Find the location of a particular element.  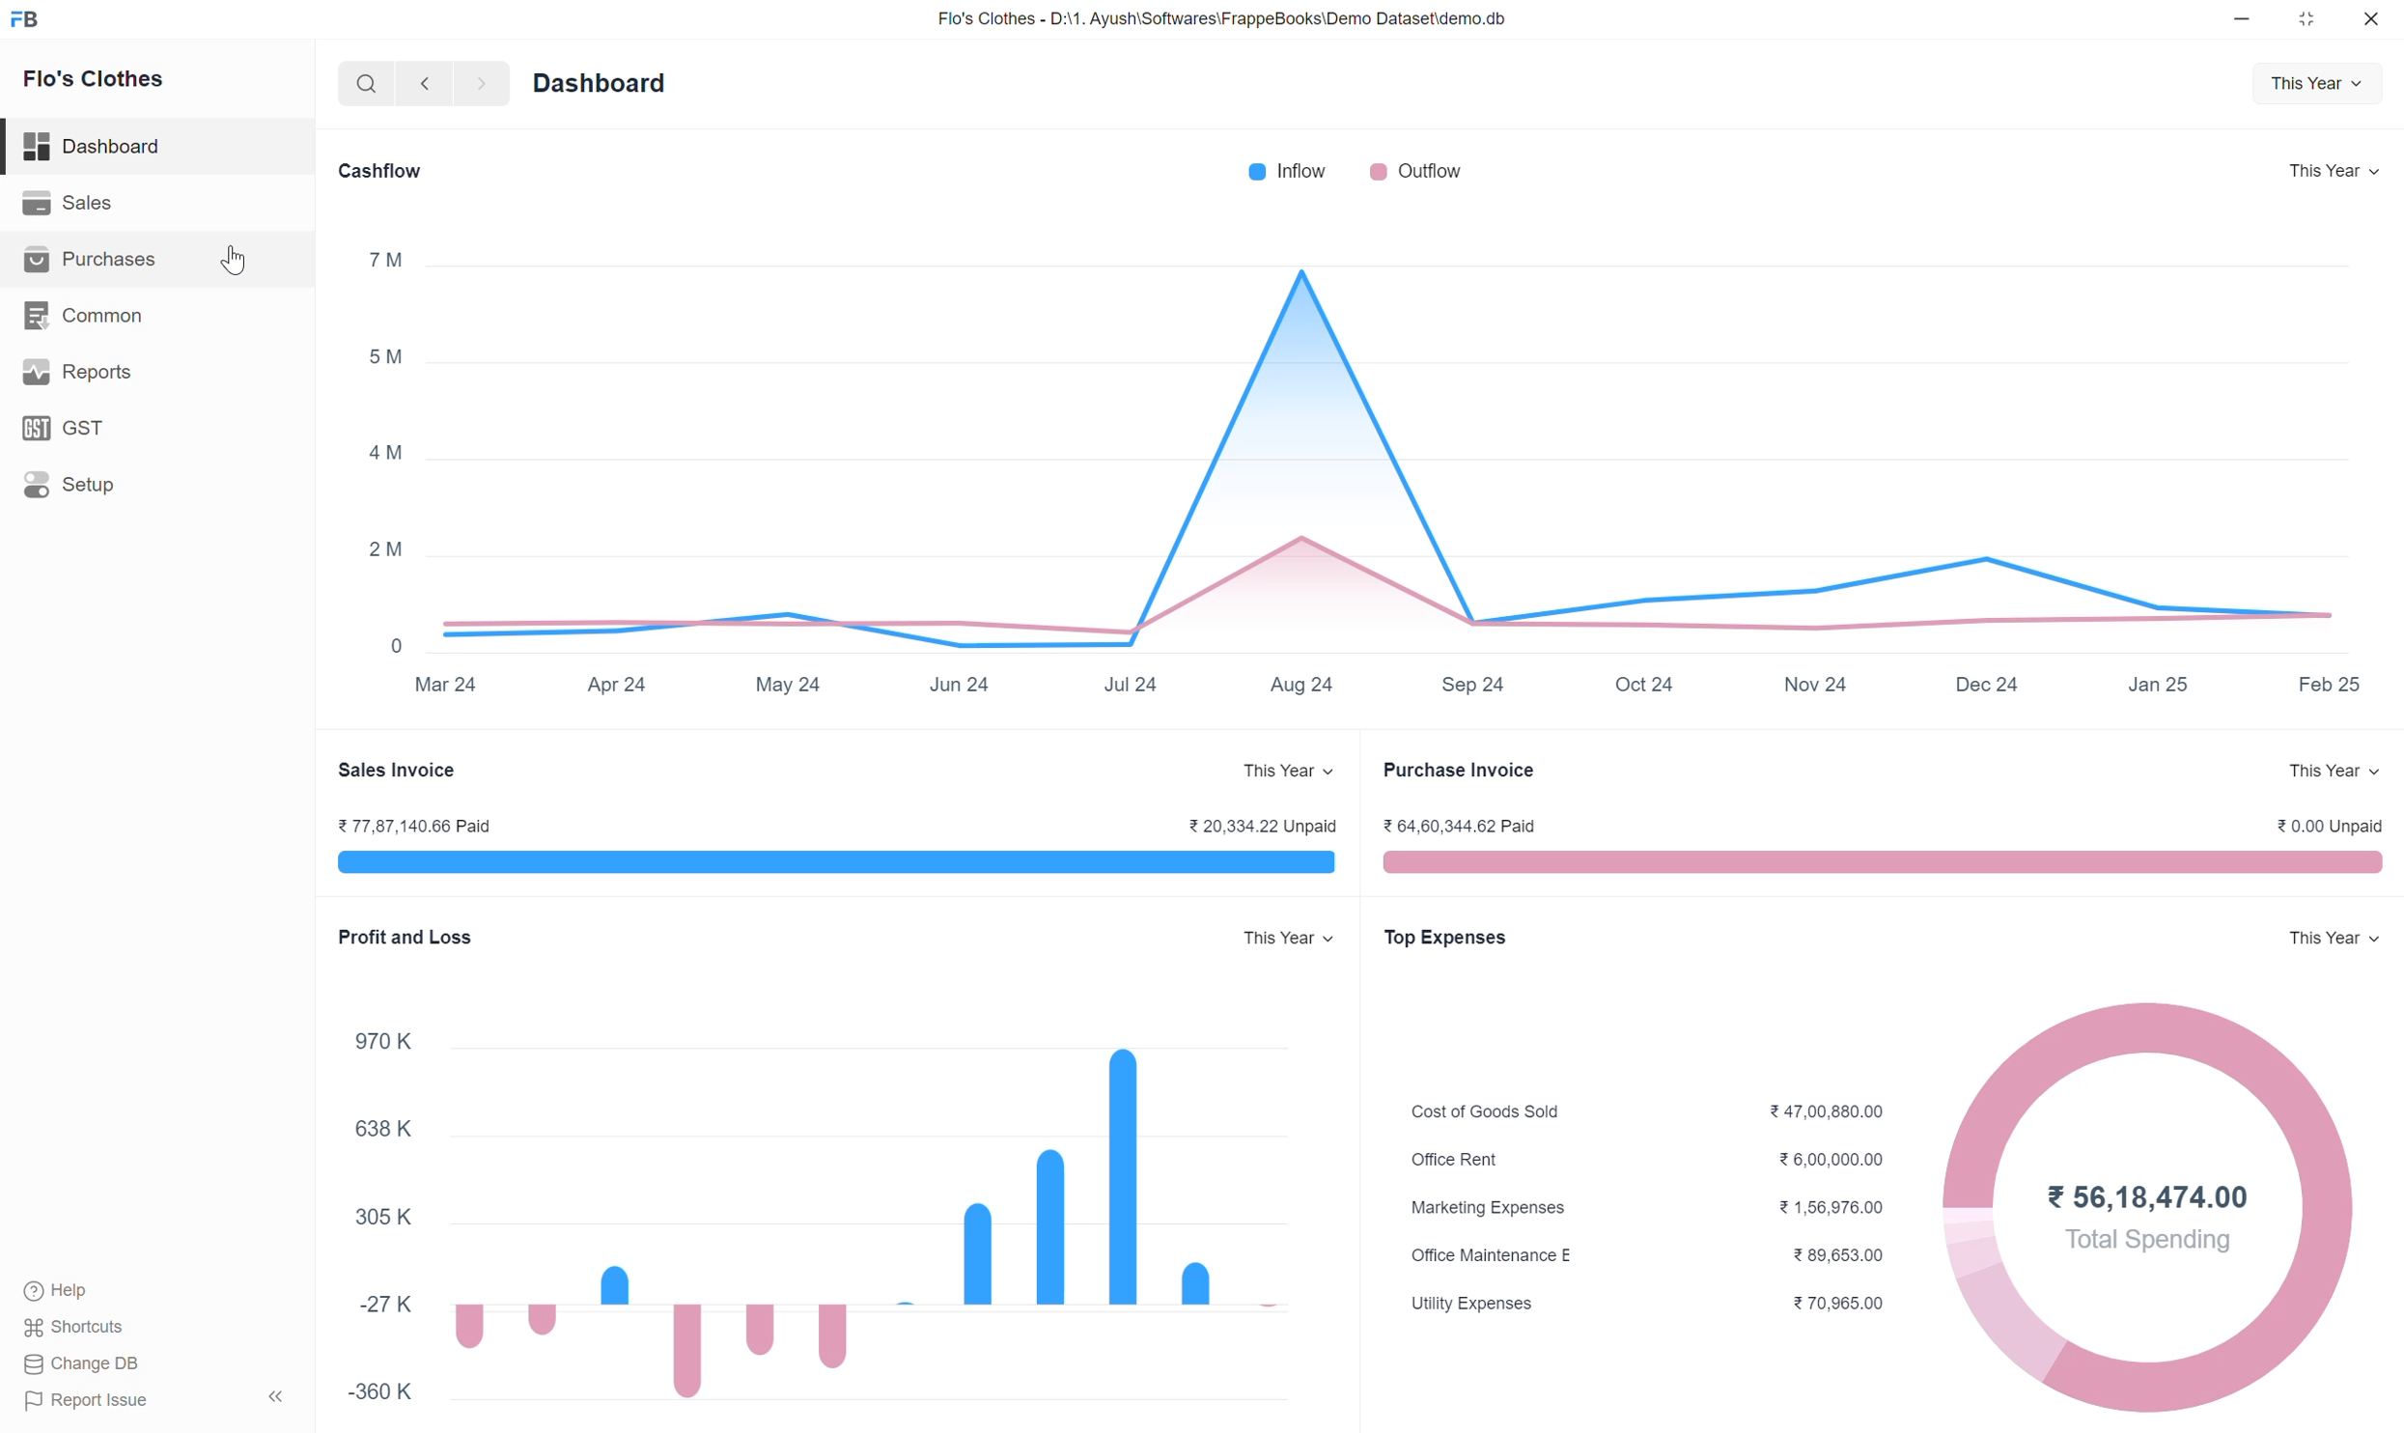

Apr 24 is located at coordinates (616, 684).